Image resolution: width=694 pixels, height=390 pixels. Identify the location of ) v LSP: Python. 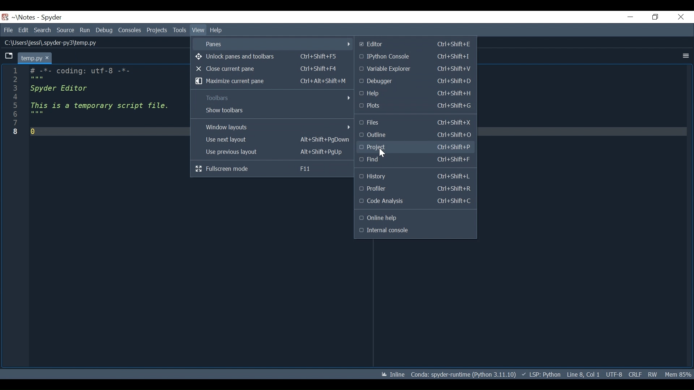
(541, 374).